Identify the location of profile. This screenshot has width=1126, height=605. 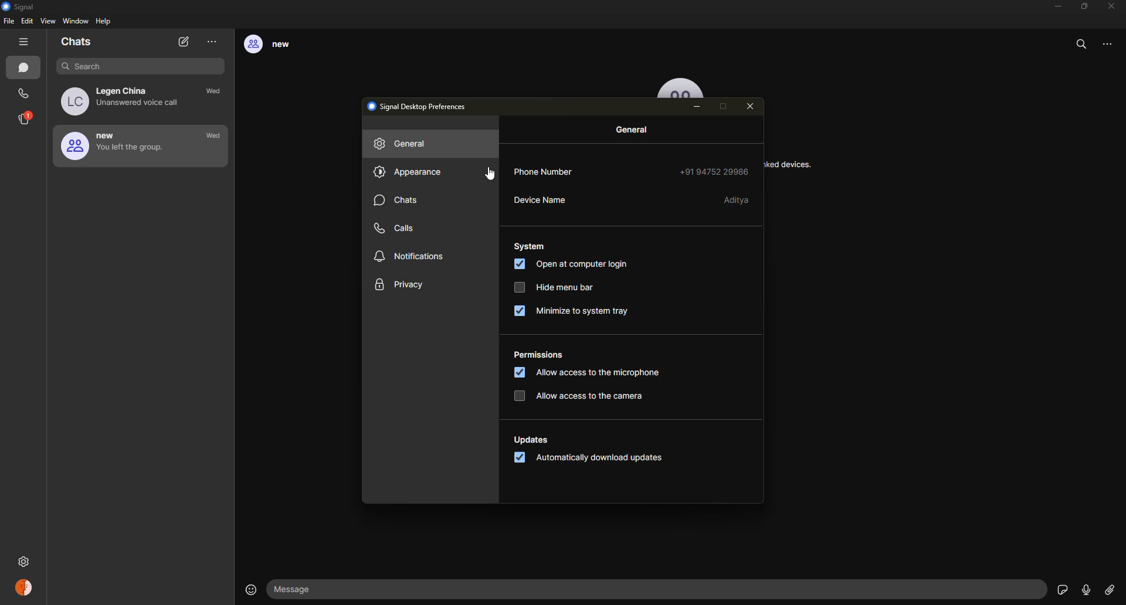
(25, 589).